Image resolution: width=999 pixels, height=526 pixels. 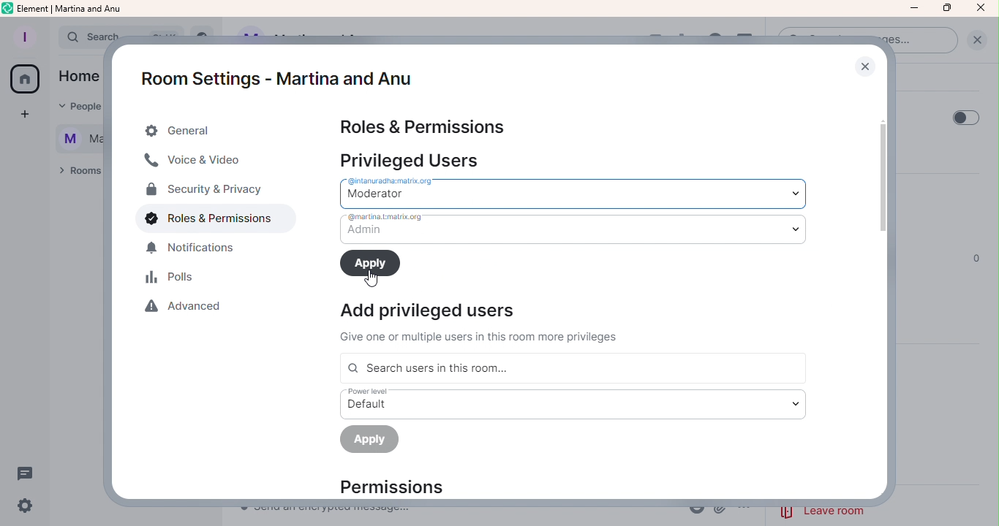 What do you see at coordinates (199, 251) in the screenshot?
I see `Notifications` at bounding box center [199, 251].